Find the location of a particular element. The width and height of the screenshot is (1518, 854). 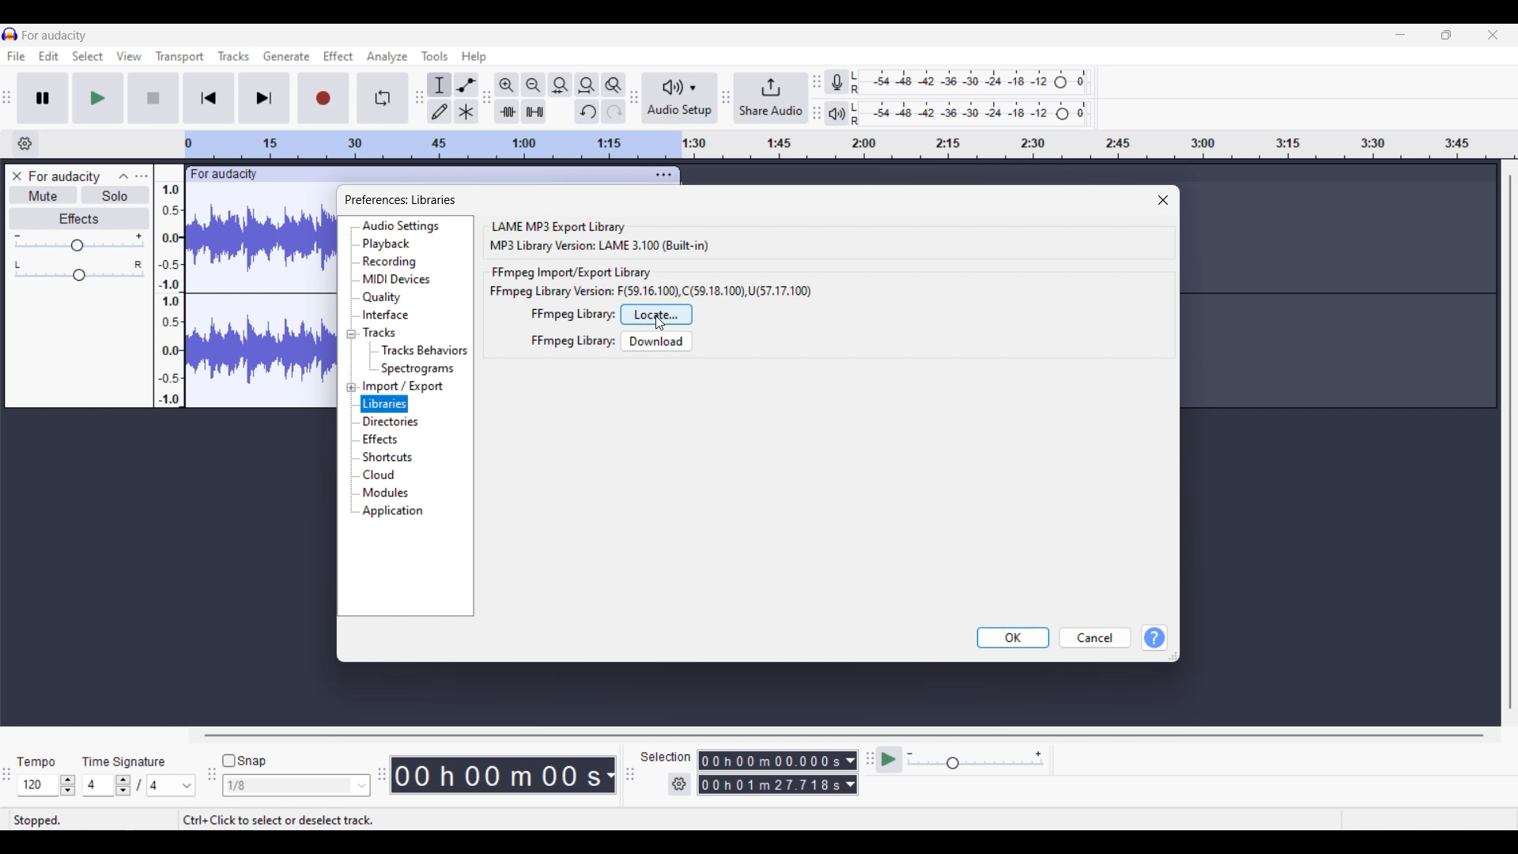

time signature is located at coordinates (123, 762).